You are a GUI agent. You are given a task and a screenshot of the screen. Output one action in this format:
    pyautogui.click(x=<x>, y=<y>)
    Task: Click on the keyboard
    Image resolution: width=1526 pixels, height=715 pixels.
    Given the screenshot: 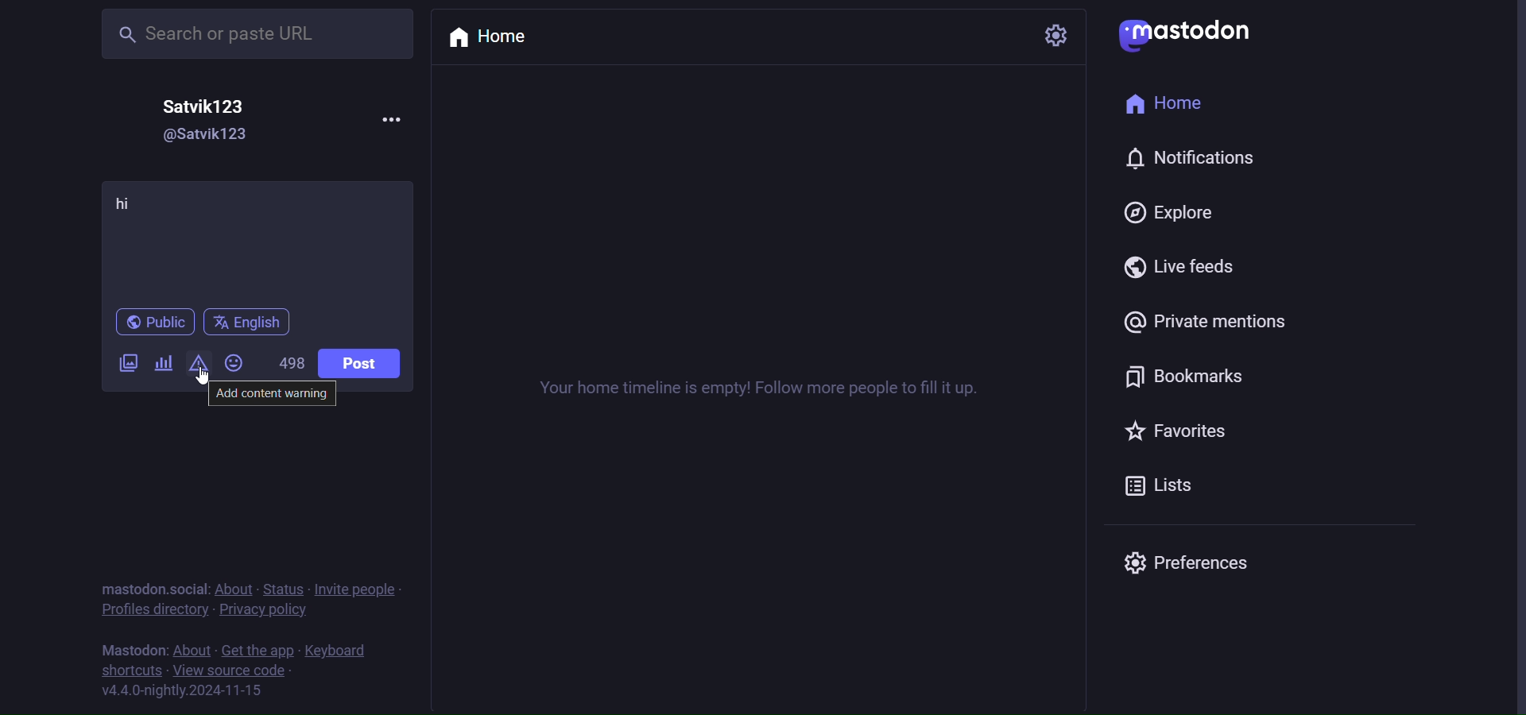 What is the action you would take?
    pyautogui.click(x=338, y=652)
    